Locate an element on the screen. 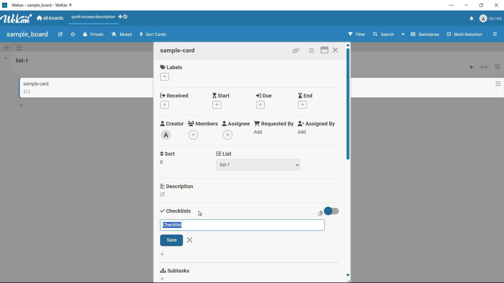  app name is located at coordinates (43, 6).